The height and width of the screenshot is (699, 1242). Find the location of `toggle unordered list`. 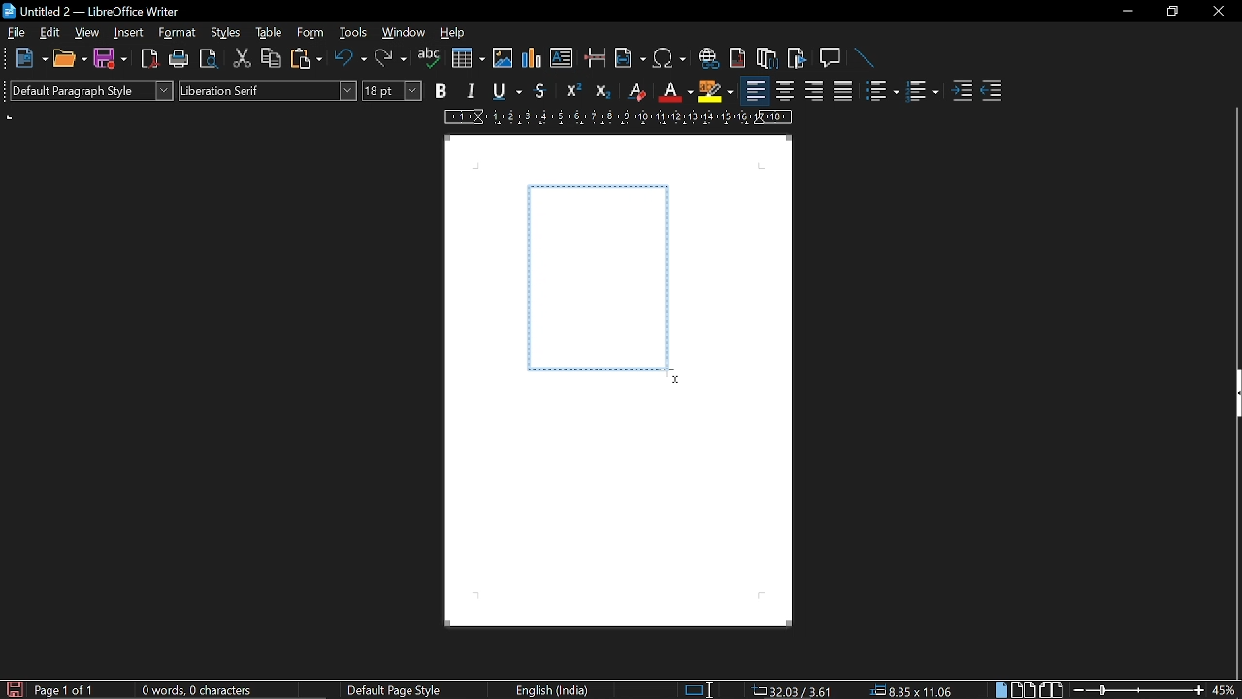

toggle unordered list is located at coordinates (881, 91).